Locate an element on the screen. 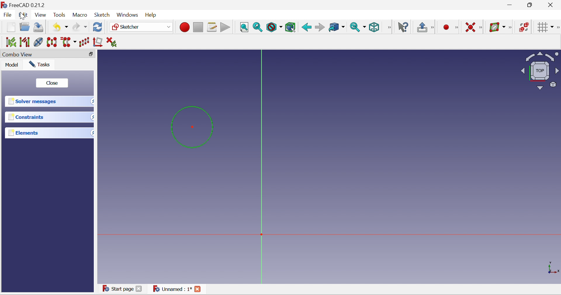 The width and height of the screenshot is (561, 295). Remove axes alignment is located at coordinates (98, 41).